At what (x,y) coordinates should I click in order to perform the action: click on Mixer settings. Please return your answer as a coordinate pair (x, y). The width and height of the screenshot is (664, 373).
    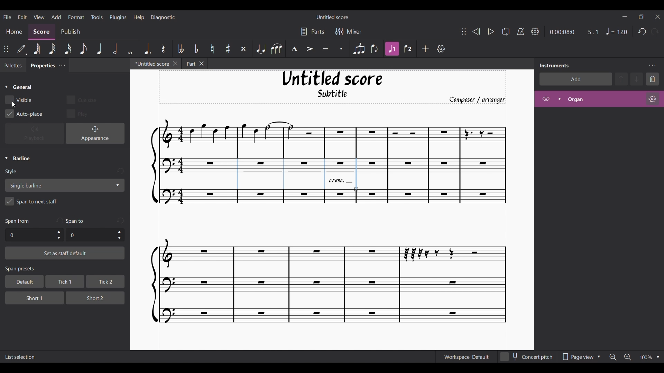
    Looking at the image, I should click on (349, 31).